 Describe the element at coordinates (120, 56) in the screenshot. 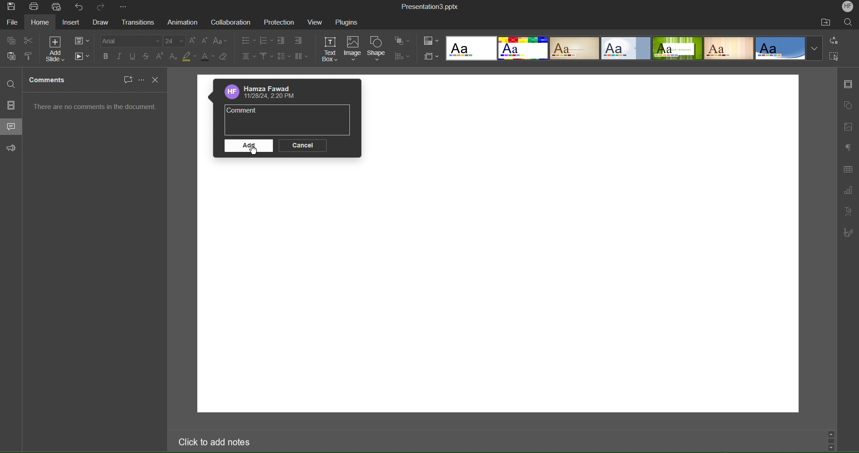

I see `Italics` at that location.